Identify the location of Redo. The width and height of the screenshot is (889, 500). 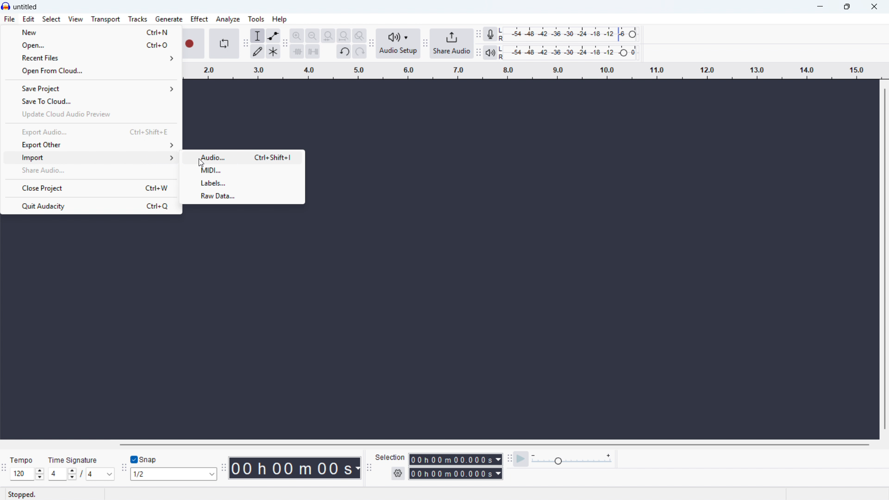
(360, 52).